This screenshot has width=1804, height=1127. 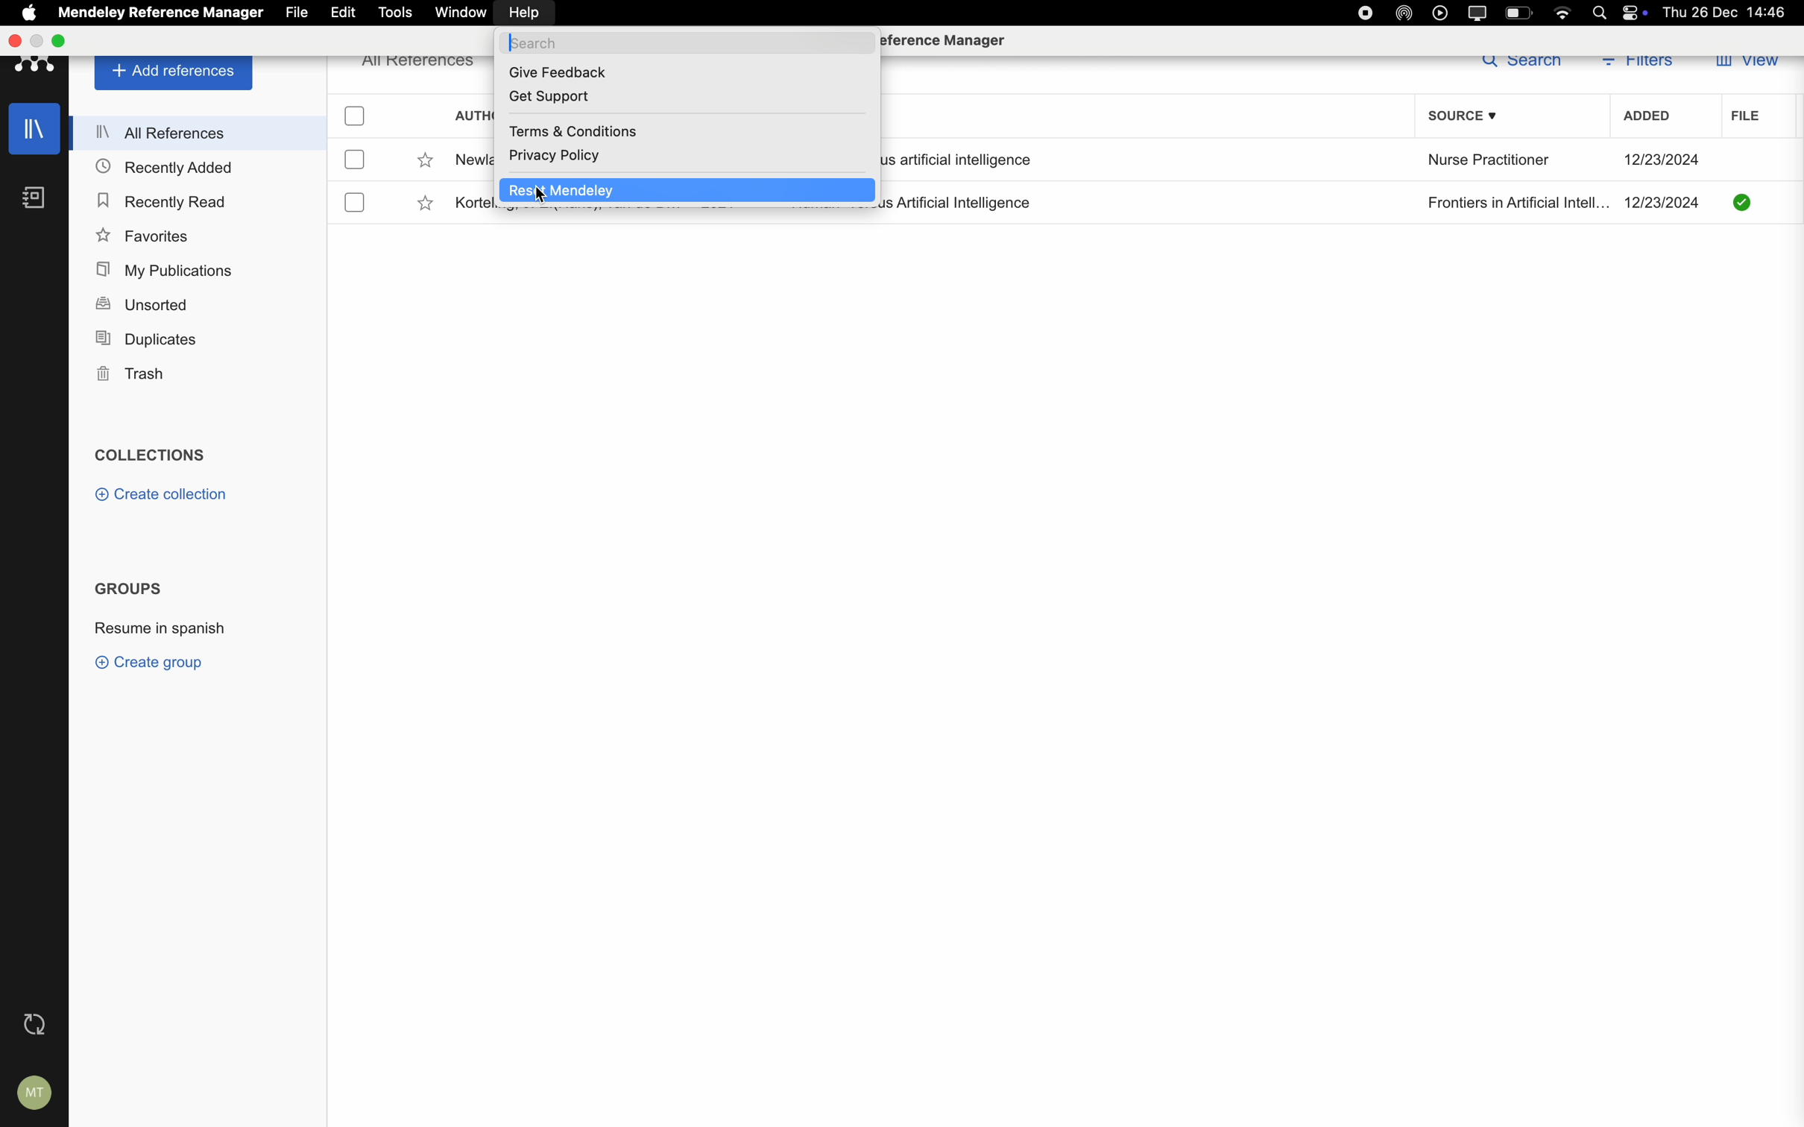 What do you see at coordinates (1731, 13) in the screenshot?
I see `Thu 26 Dec  14:46` at bounding box center [1731, 13].